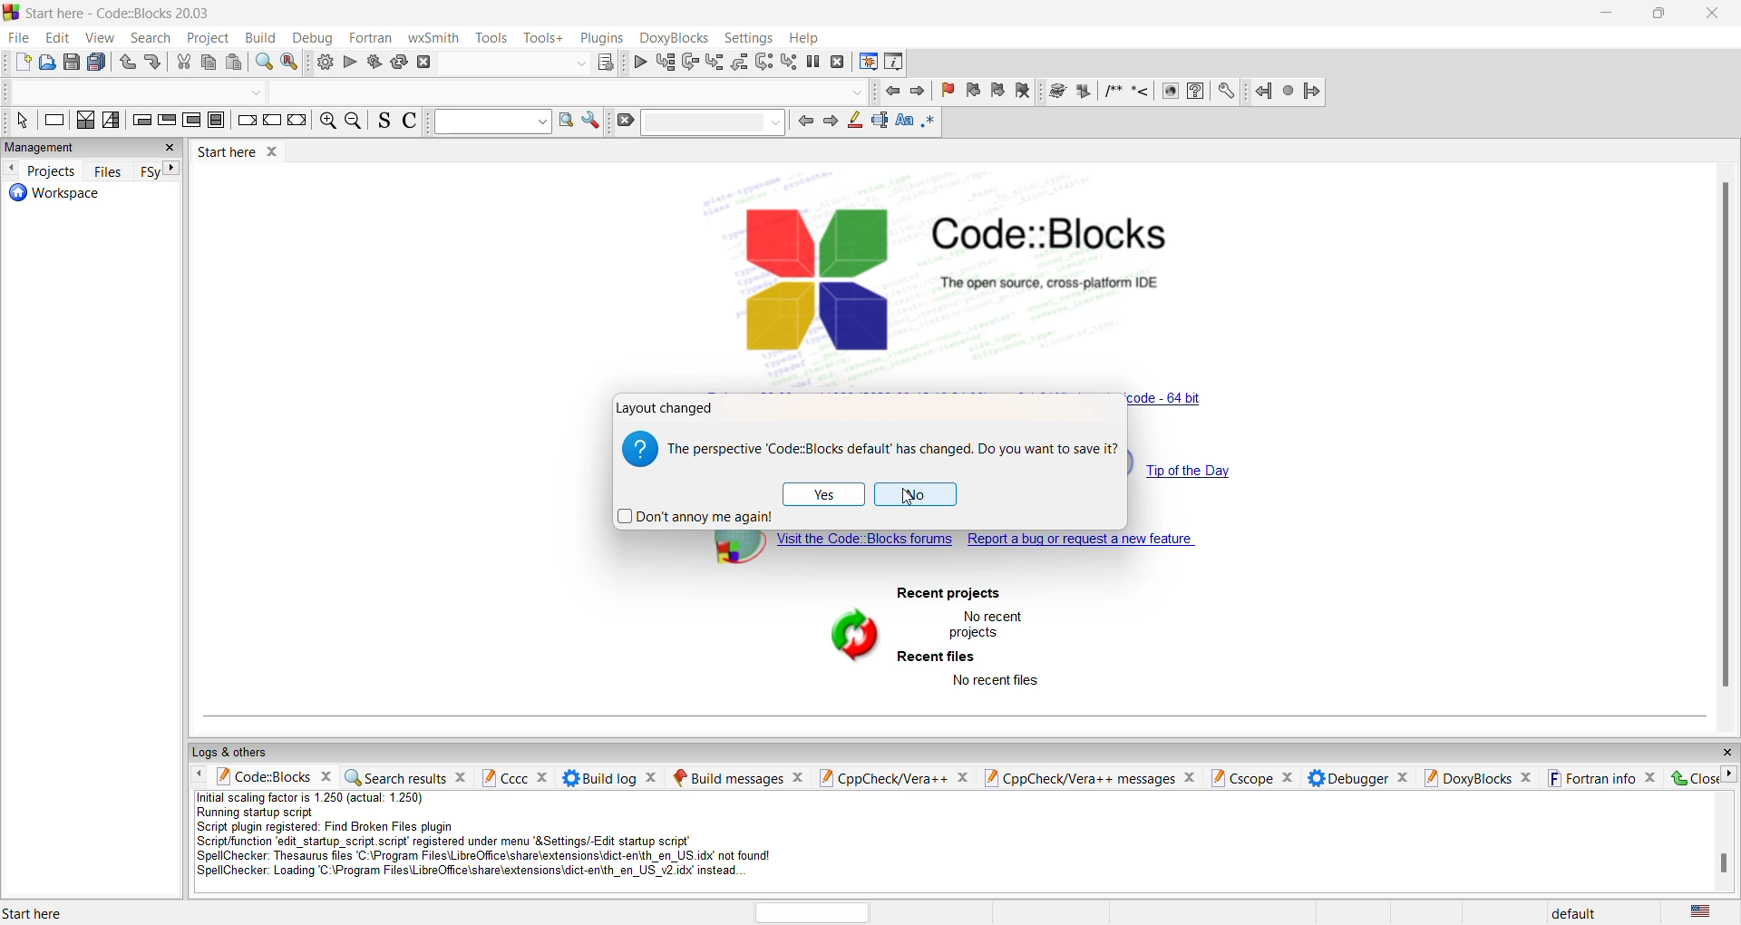 The image size is (1741, 925). What do you see at coordinates (1140, 93) in the screenshot?
I see `single comment` at bounding box center [1140, 93].